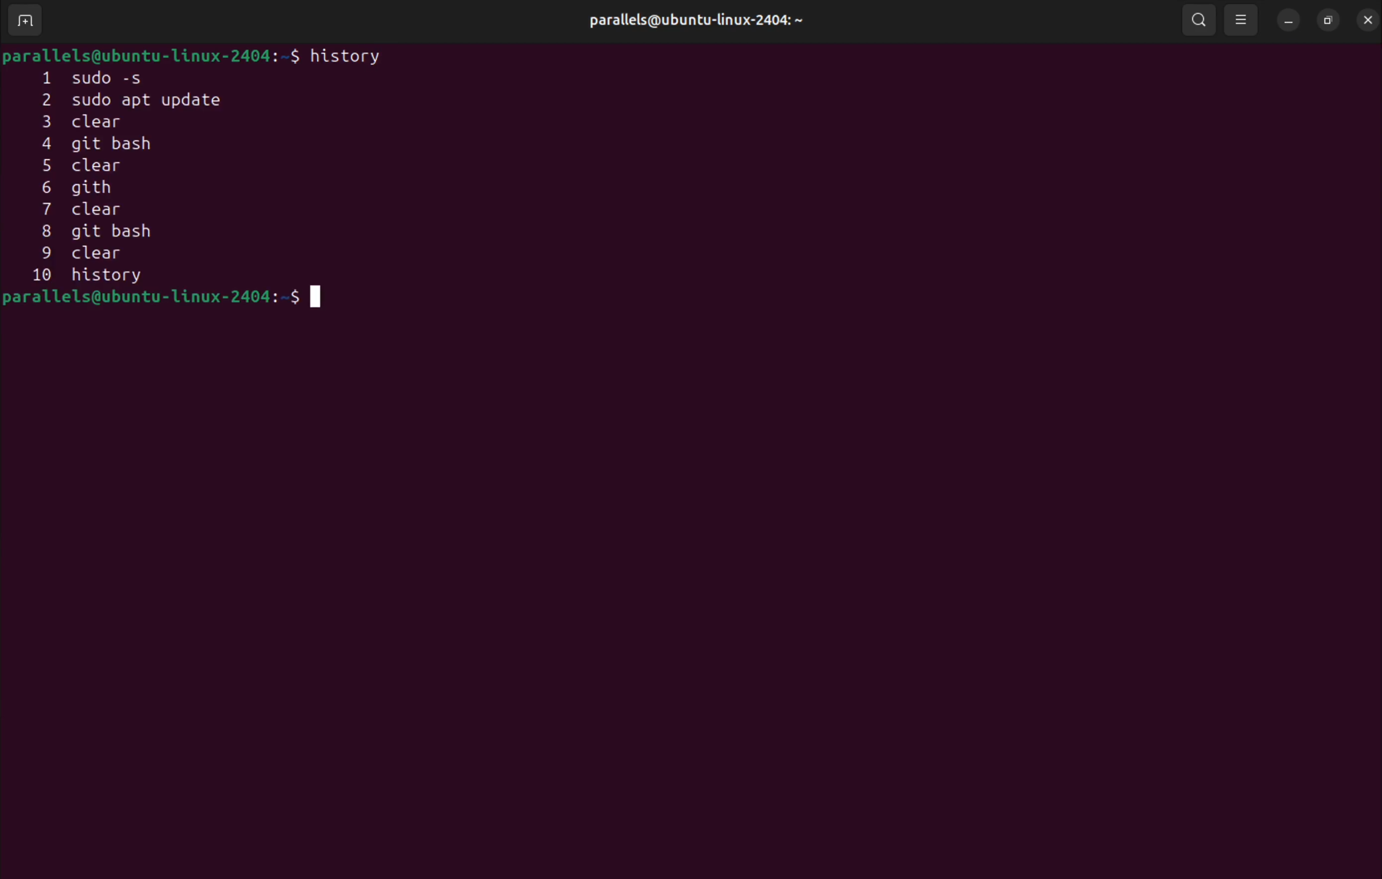  Describe the element at coordinates (94, 253) in the screenshot. I see `9.clear` at that location.